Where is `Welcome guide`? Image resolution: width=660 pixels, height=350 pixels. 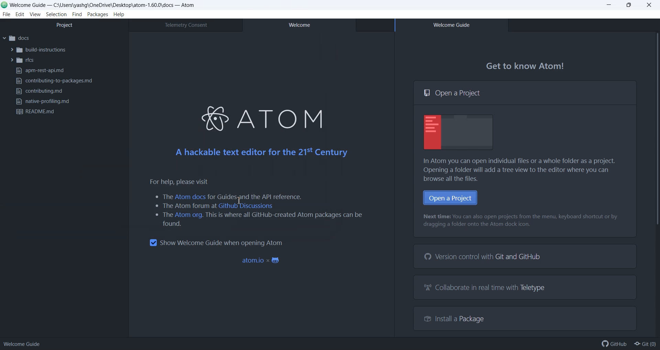
Welcome guide is located at coordinates (22, 344).